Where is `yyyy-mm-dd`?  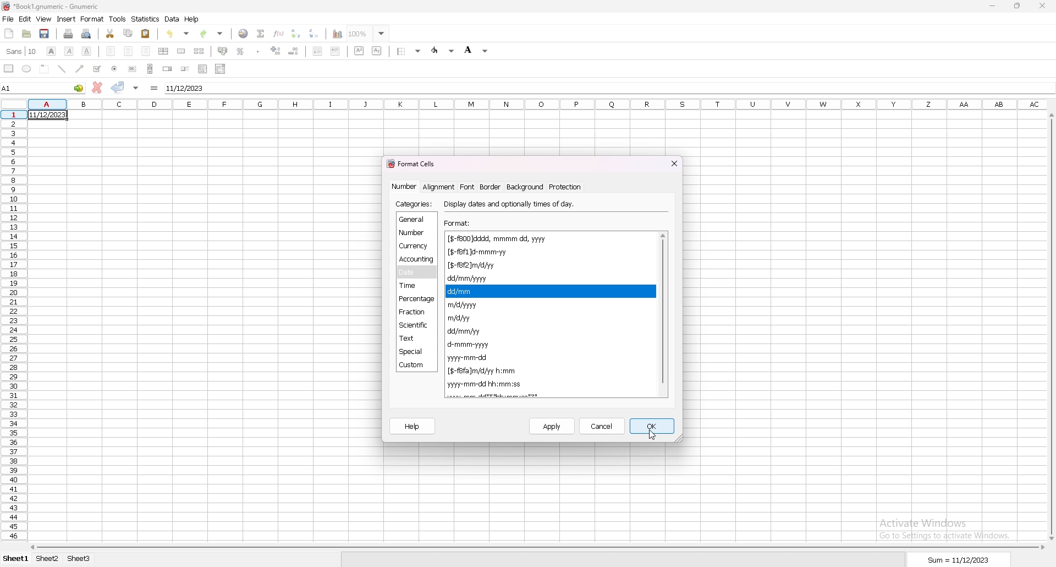
yyyy-mm-dd is located at coordinates (471, 357).